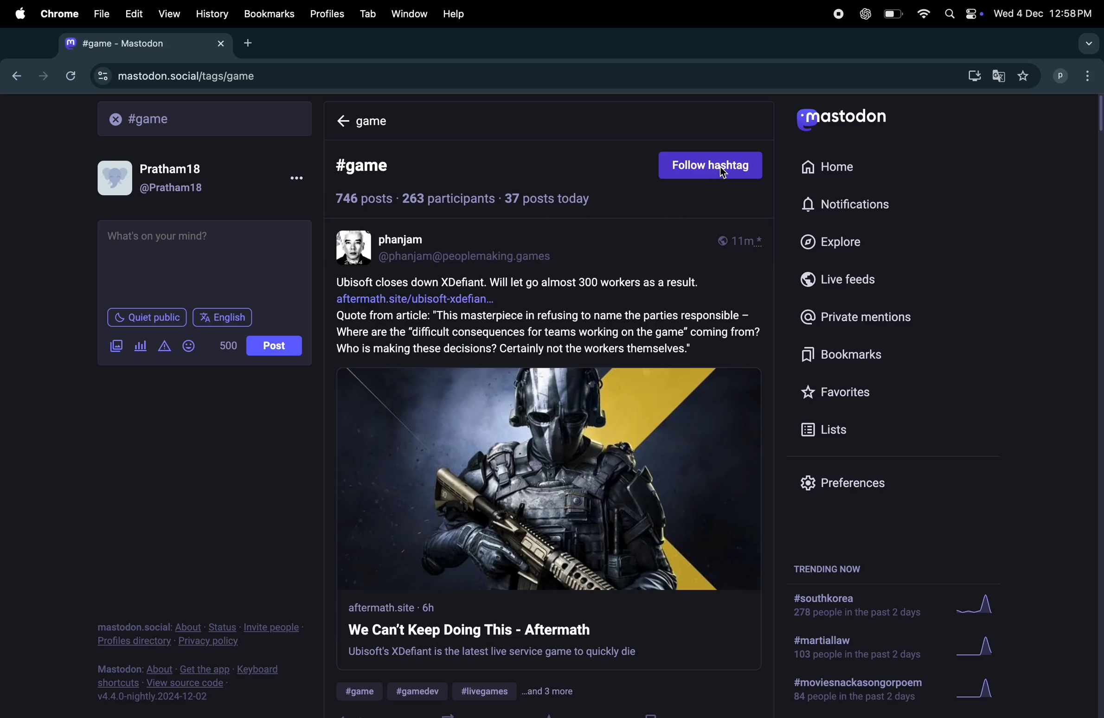 This screenshot has height=718, width=1104. What do you see at coordinates (329, 14) in the screenshot?
I see `Profiles` at bounding box center [329, 14].